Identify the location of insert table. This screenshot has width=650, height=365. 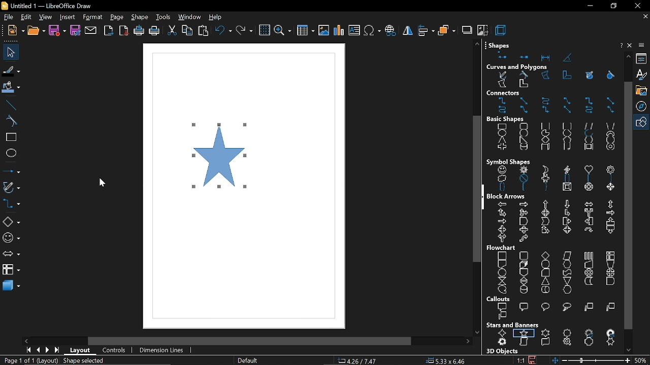
(306, 29).